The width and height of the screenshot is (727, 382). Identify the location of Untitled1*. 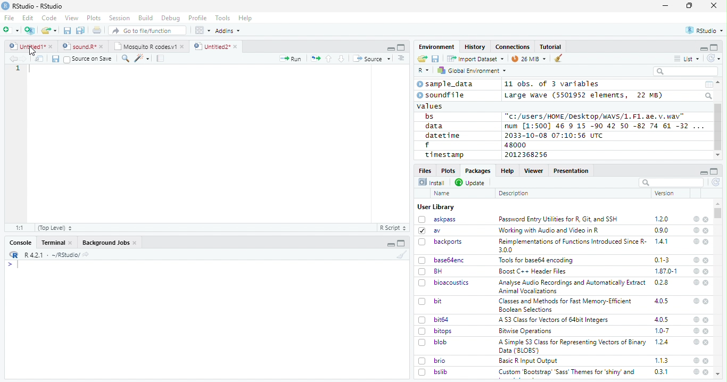
(30, 47).